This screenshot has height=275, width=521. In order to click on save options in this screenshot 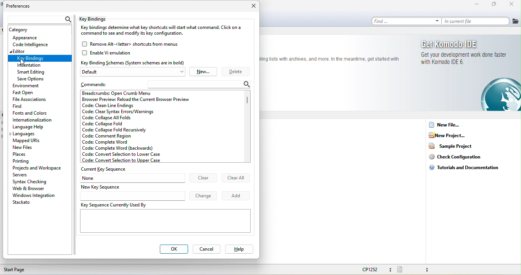, I will do `click(31, 79)`.